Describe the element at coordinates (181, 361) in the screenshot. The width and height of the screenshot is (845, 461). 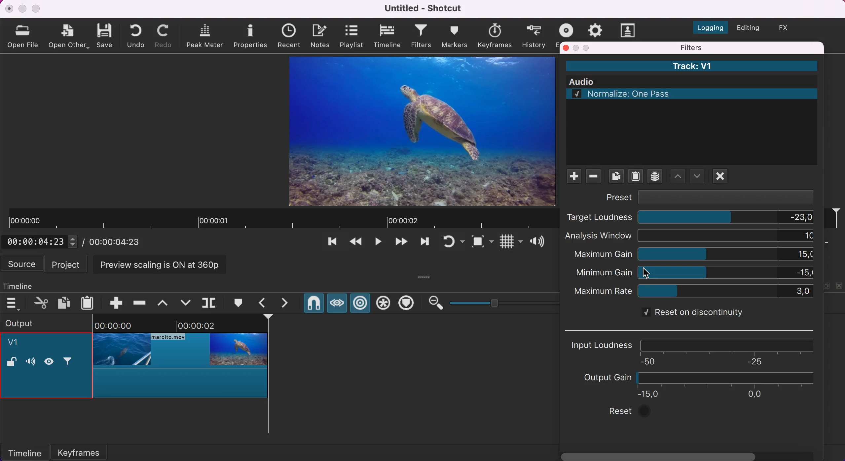
I see `cropped clip` at that location.